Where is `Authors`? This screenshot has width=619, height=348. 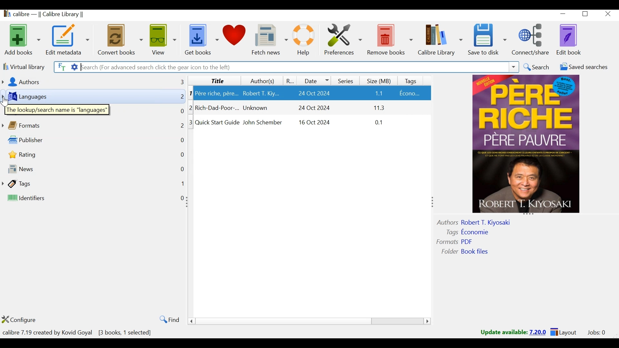 Authors is located at coordinates (261, 81).